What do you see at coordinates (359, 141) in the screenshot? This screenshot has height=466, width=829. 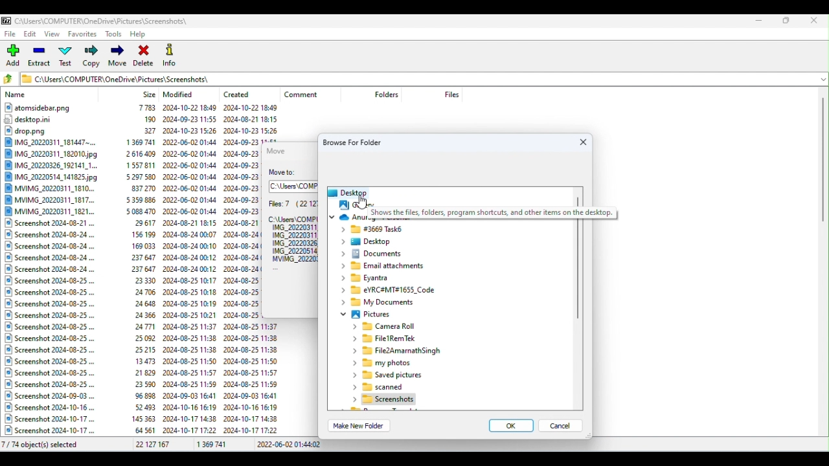 I see `Browse for folder` at bounding box center [359, 141].